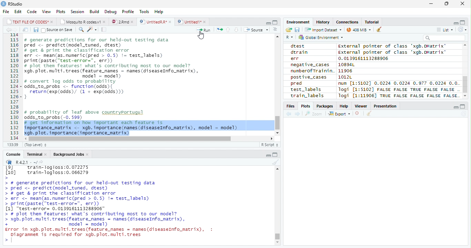 The height and width of the screenshot is (248, 471). I want to click on Coding Tools, so click(92, 29).